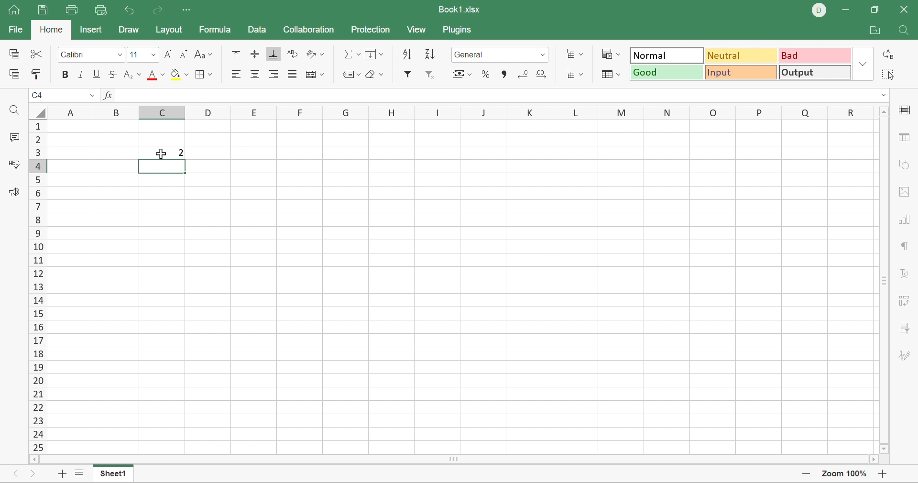 This screenshot has height=483, width=918. What do you see at coordinates (665, 73) in the screenshot?
I see `Good` at bounding box center [665, 73].